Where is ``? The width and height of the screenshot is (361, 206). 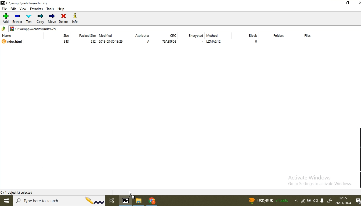  is located at coordinates (189, 32).